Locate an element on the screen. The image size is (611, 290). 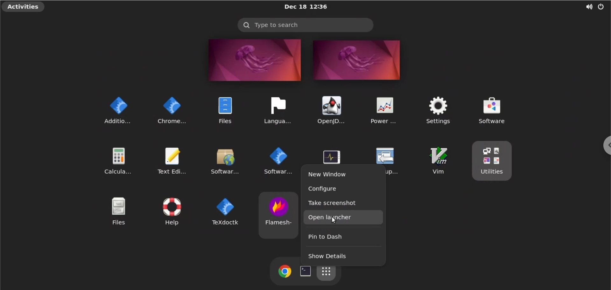
openJD is located at coordinates (329, 110).